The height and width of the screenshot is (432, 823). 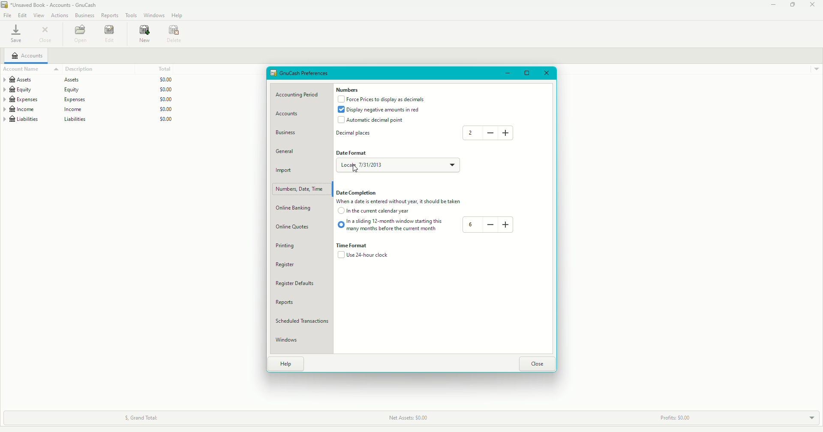 I want to click on Close, so click(x=812, y=4).